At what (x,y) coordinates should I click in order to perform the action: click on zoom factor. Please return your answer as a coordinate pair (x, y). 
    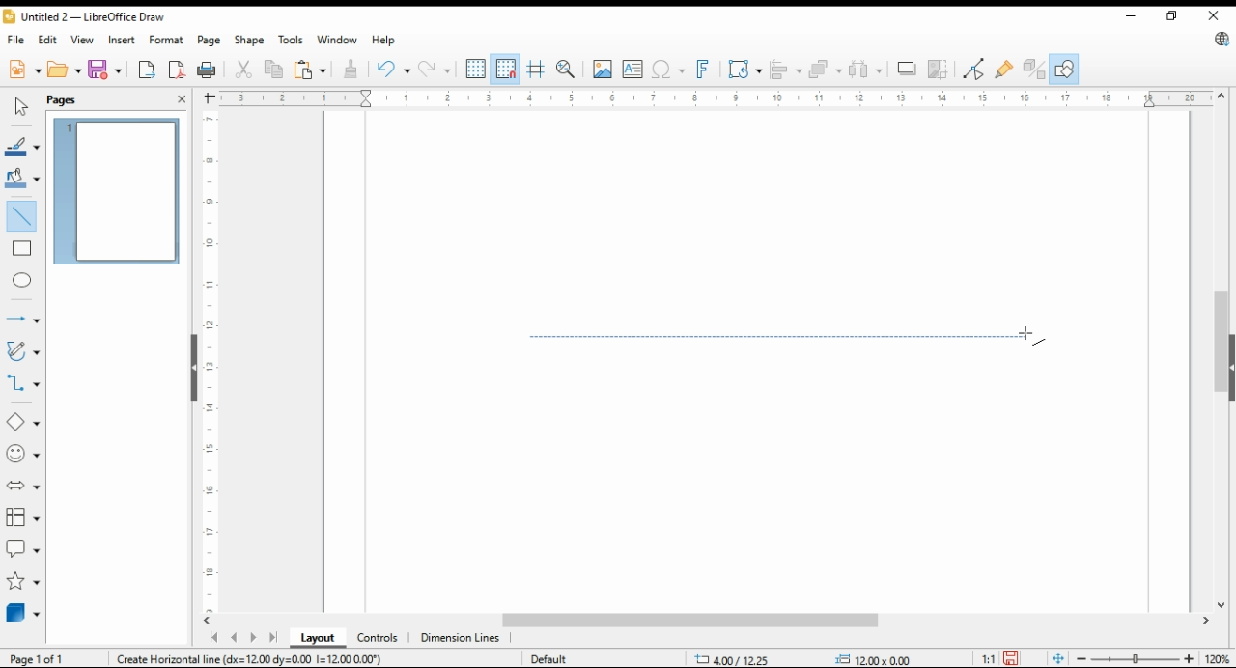
    Looking at the image, I should click on (1219, 659).